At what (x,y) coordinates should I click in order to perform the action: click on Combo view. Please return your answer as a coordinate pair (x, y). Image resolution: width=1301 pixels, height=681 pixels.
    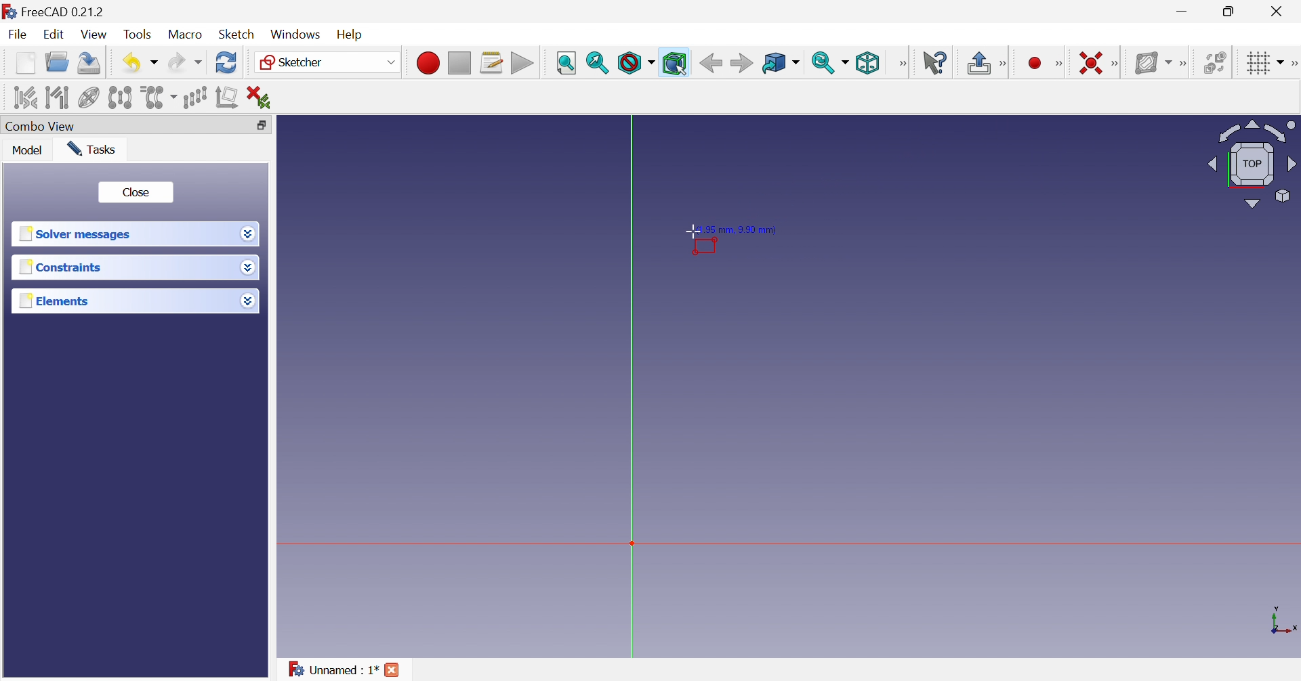
    Looking at the image, I should click on (39, 127).